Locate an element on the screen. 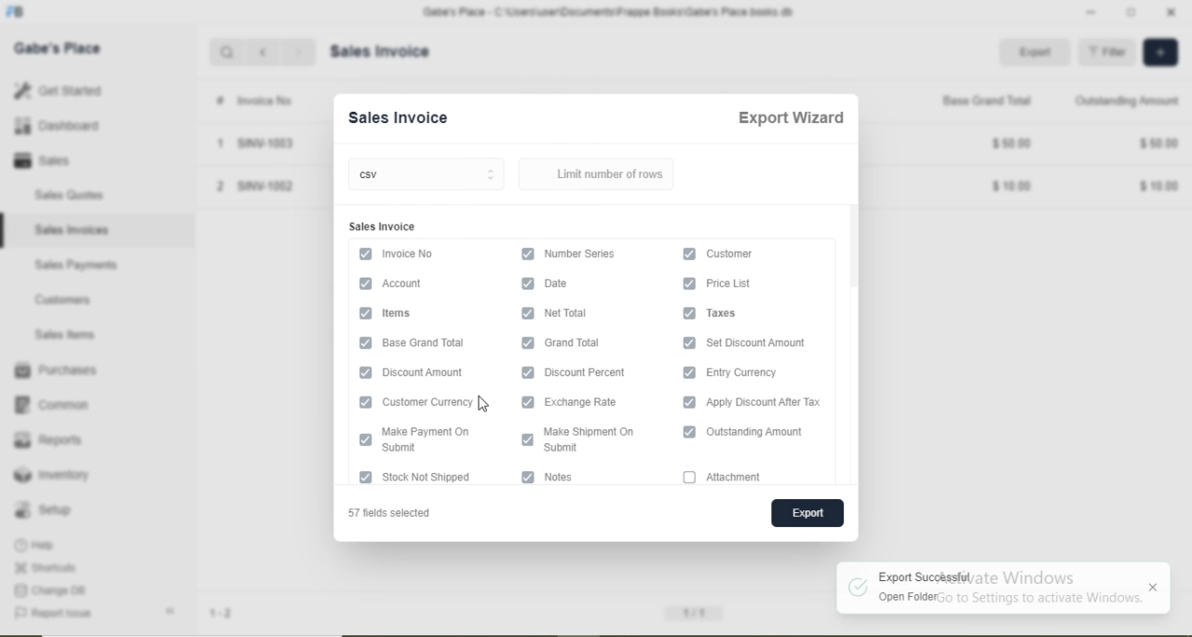 The image size is (1192, 637). # Invoice No is located at coordinates (249, 101).